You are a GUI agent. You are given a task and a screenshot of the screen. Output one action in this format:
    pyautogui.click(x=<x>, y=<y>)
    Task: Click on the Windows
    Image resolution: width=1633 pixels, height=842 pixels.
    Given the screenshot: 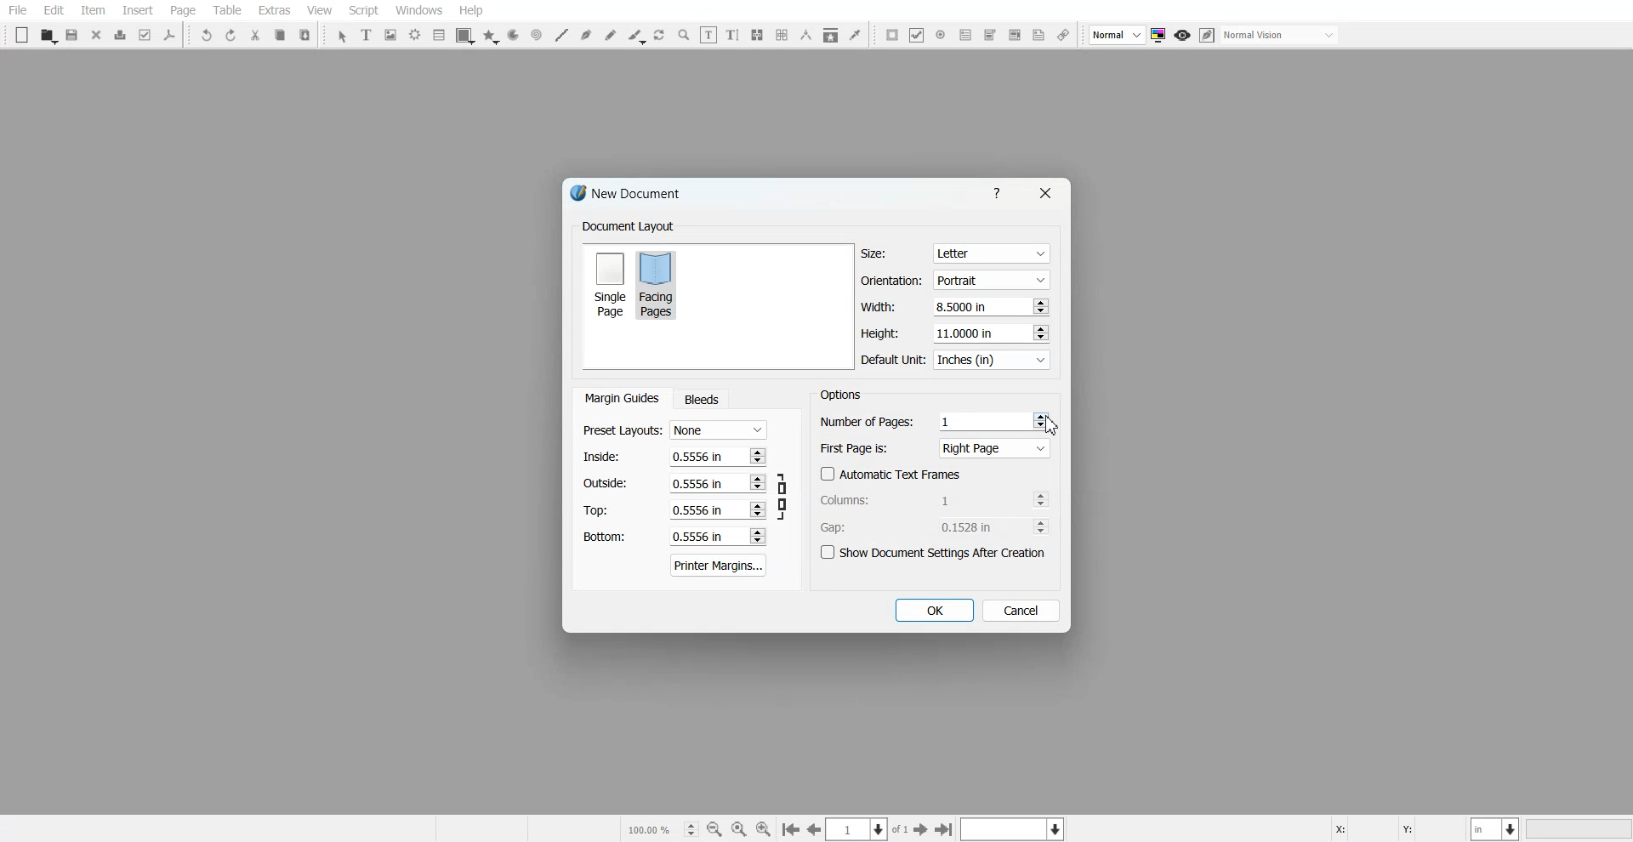 What is the action you would take?
    pyautogui.click(x=419, y=10)
    